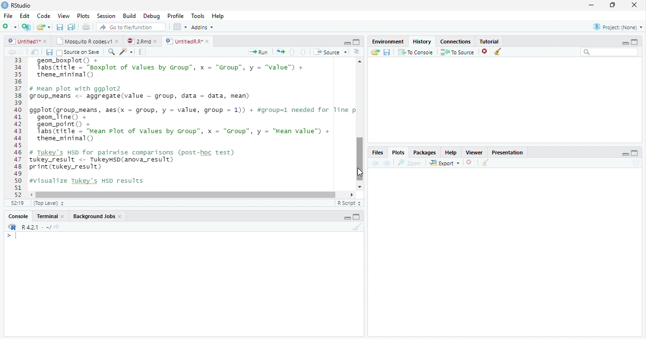  What do you see at coordinates (497, 50) in the screenshot?
I see `Clear objects from the workspace` at bounding box center [497, 50].